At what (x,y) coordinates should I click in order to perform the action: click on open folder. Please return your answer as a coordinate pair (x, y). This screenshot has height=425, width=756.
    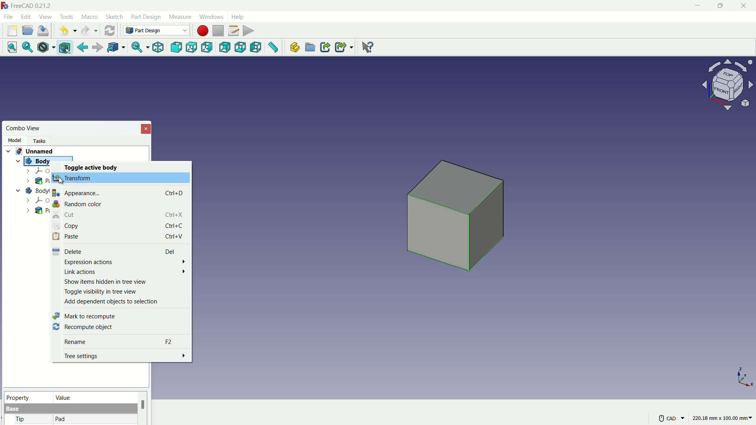
    Looking at the image, I should click on (28, 31).